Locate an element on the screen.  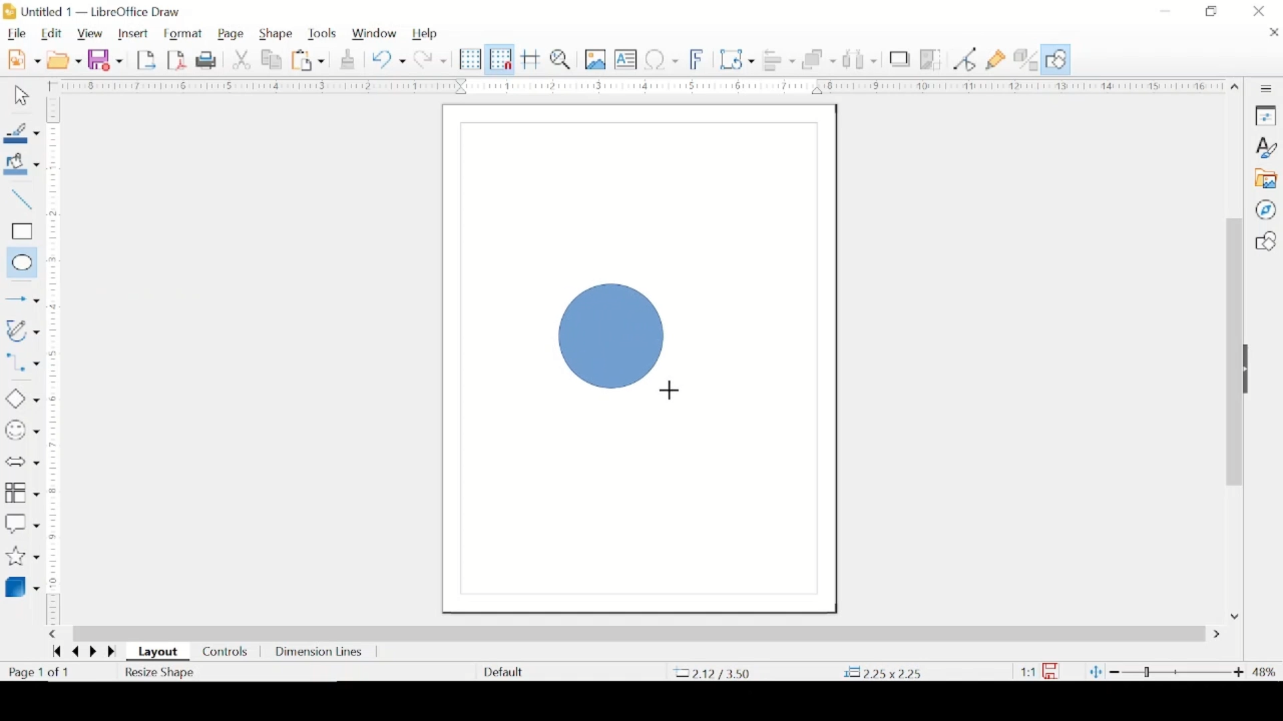
help is located at coordinates (426, 35).